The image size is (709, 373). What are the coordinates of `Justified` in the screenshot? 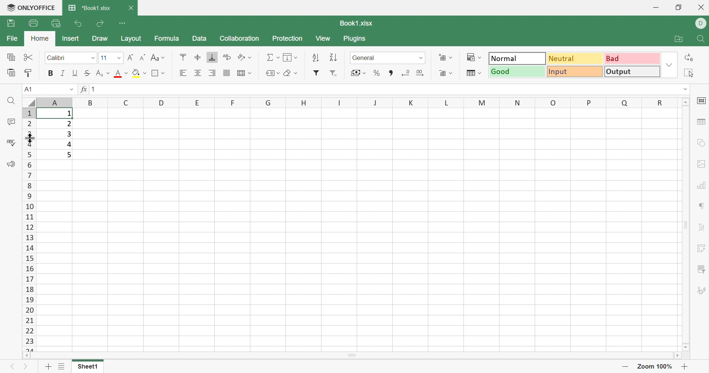 It's located at (227, 74).